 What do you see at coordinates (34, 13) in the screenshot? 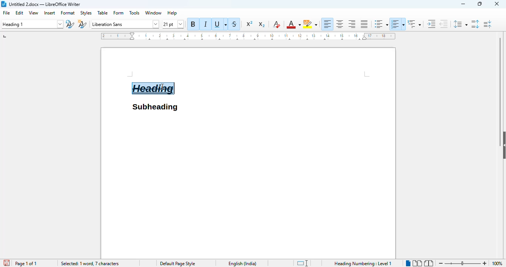
I see `view` at bounding box center [34, 13].